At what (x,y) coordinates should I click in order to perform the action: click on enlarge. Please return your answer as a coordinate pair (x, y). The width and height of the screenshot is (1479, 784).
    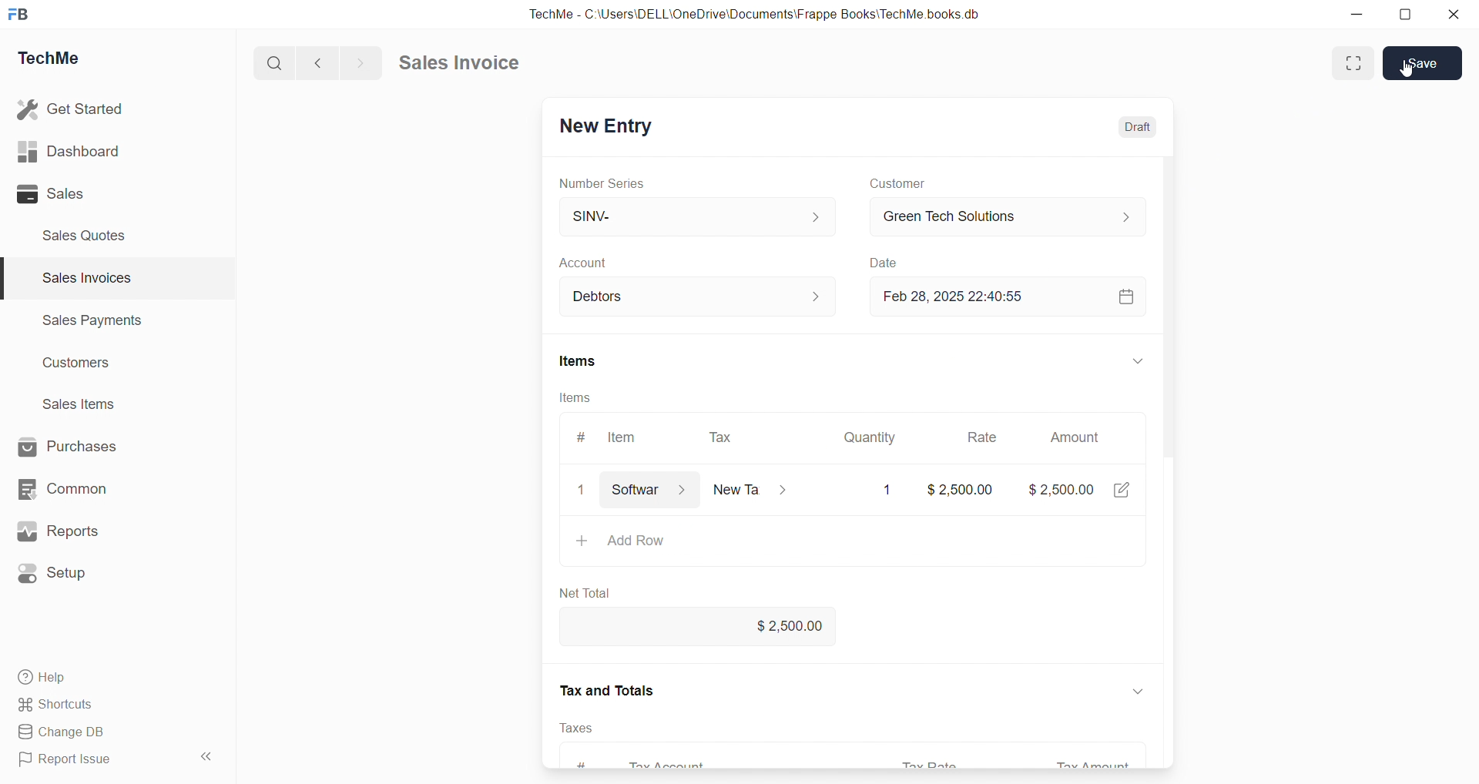
    Looking at the image, I should click on (1354, 64).